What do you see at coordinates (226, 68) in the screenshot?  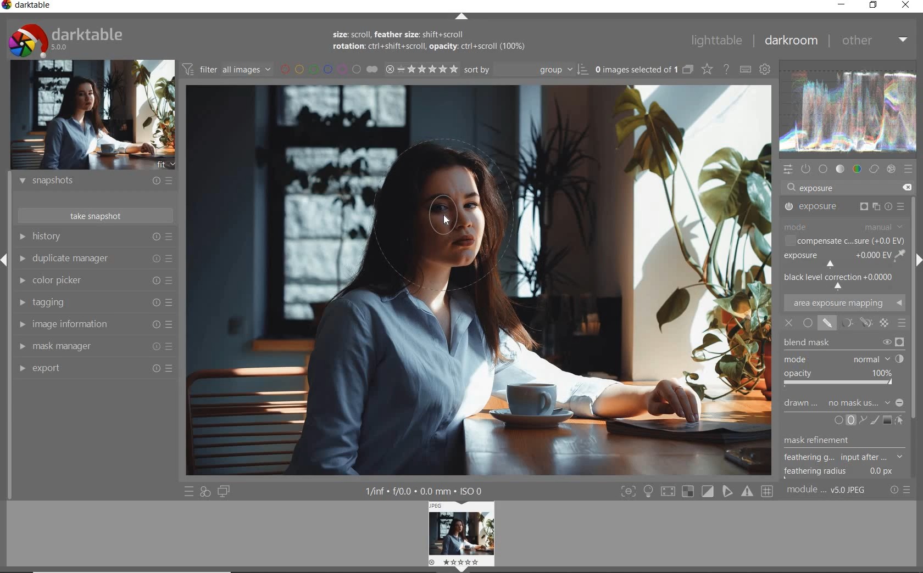 I see `filter images based on their modules` at bounding box center [226, 68].